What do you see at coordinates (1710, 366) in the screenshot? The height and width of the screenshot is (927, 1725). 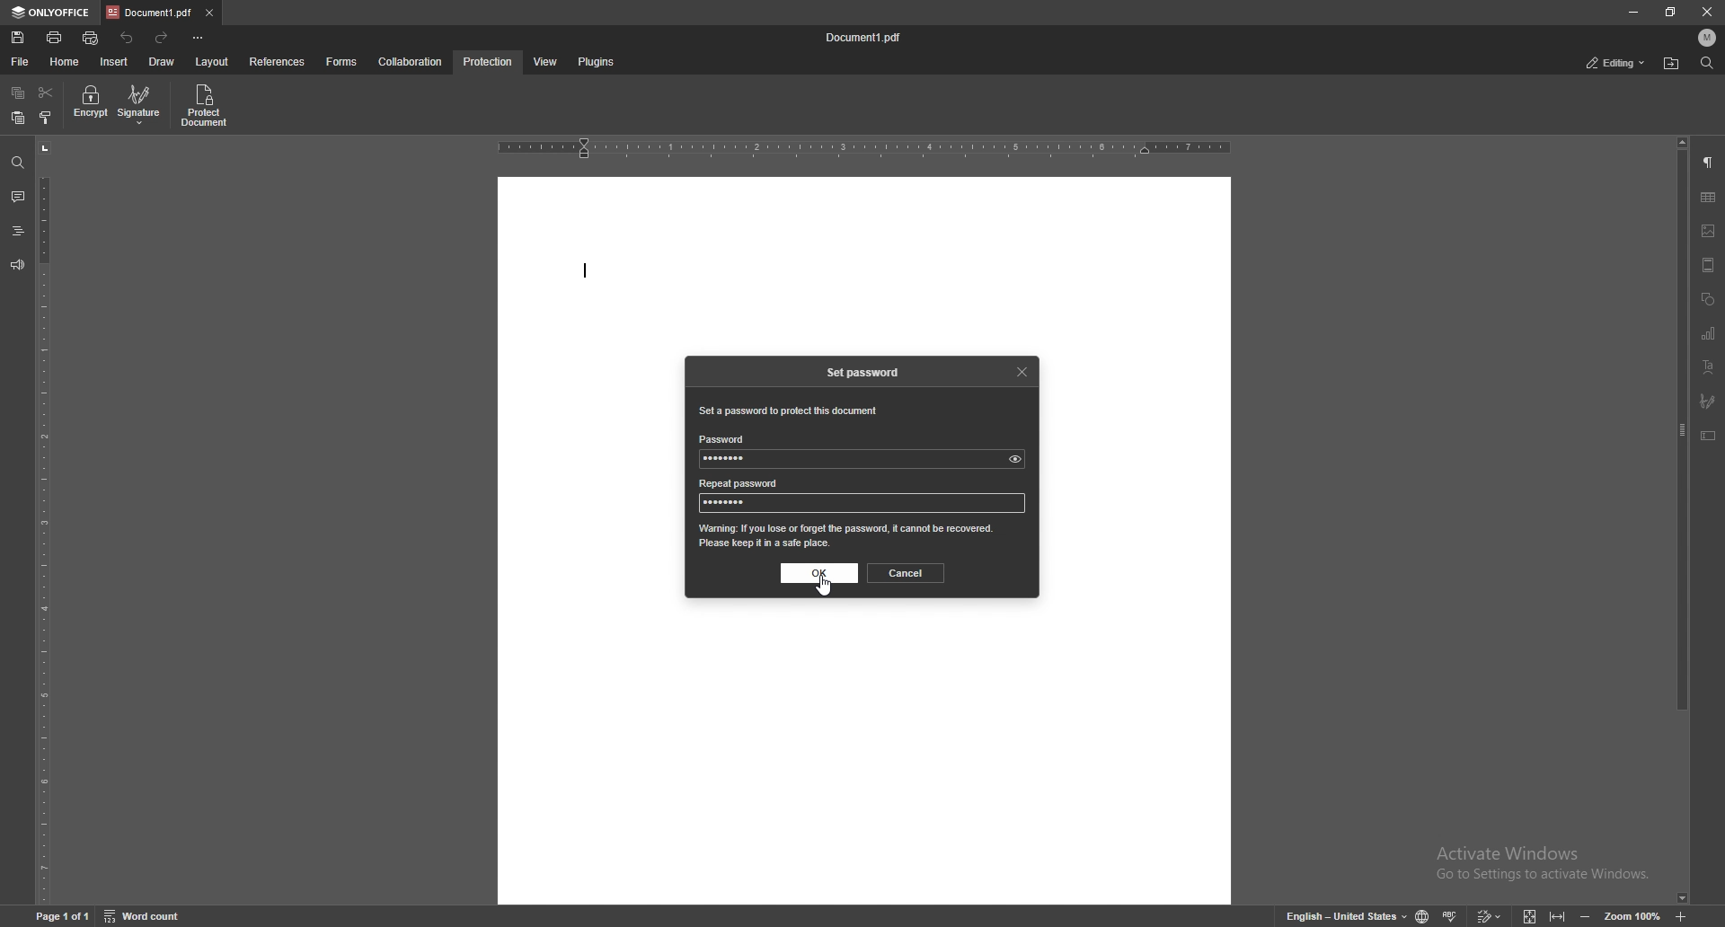 I see `text art` at bounding box center [1710, 366].